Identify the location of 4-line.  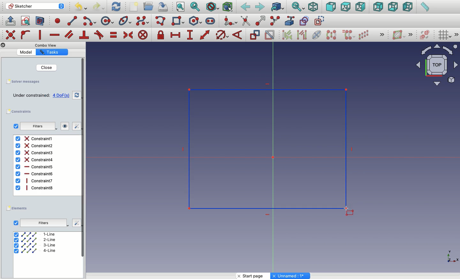
(35, 251).